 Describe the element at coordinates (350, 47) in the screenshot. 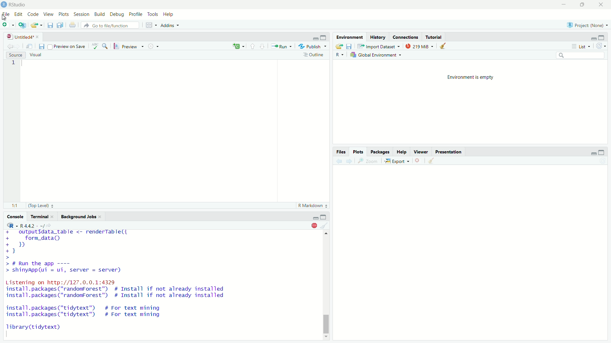

I see `save workspace as` at that location.